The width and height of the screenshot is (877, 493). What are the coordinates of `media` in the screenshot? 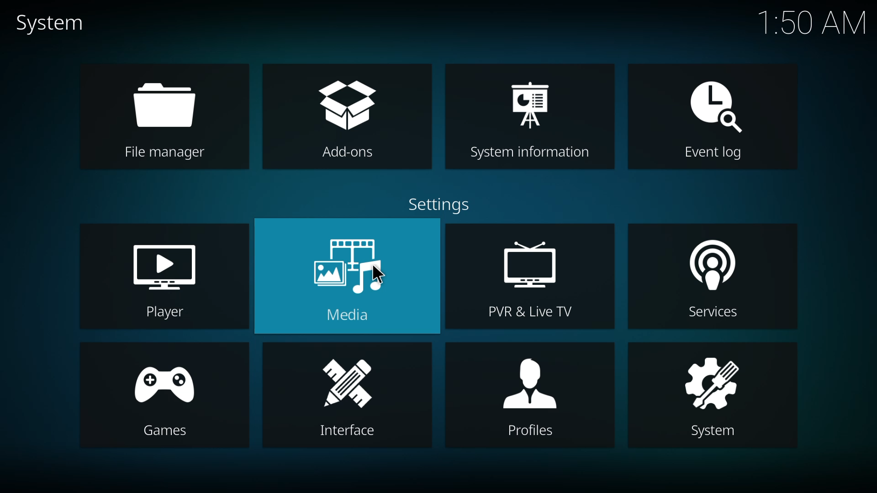 It's located at (344, 277).